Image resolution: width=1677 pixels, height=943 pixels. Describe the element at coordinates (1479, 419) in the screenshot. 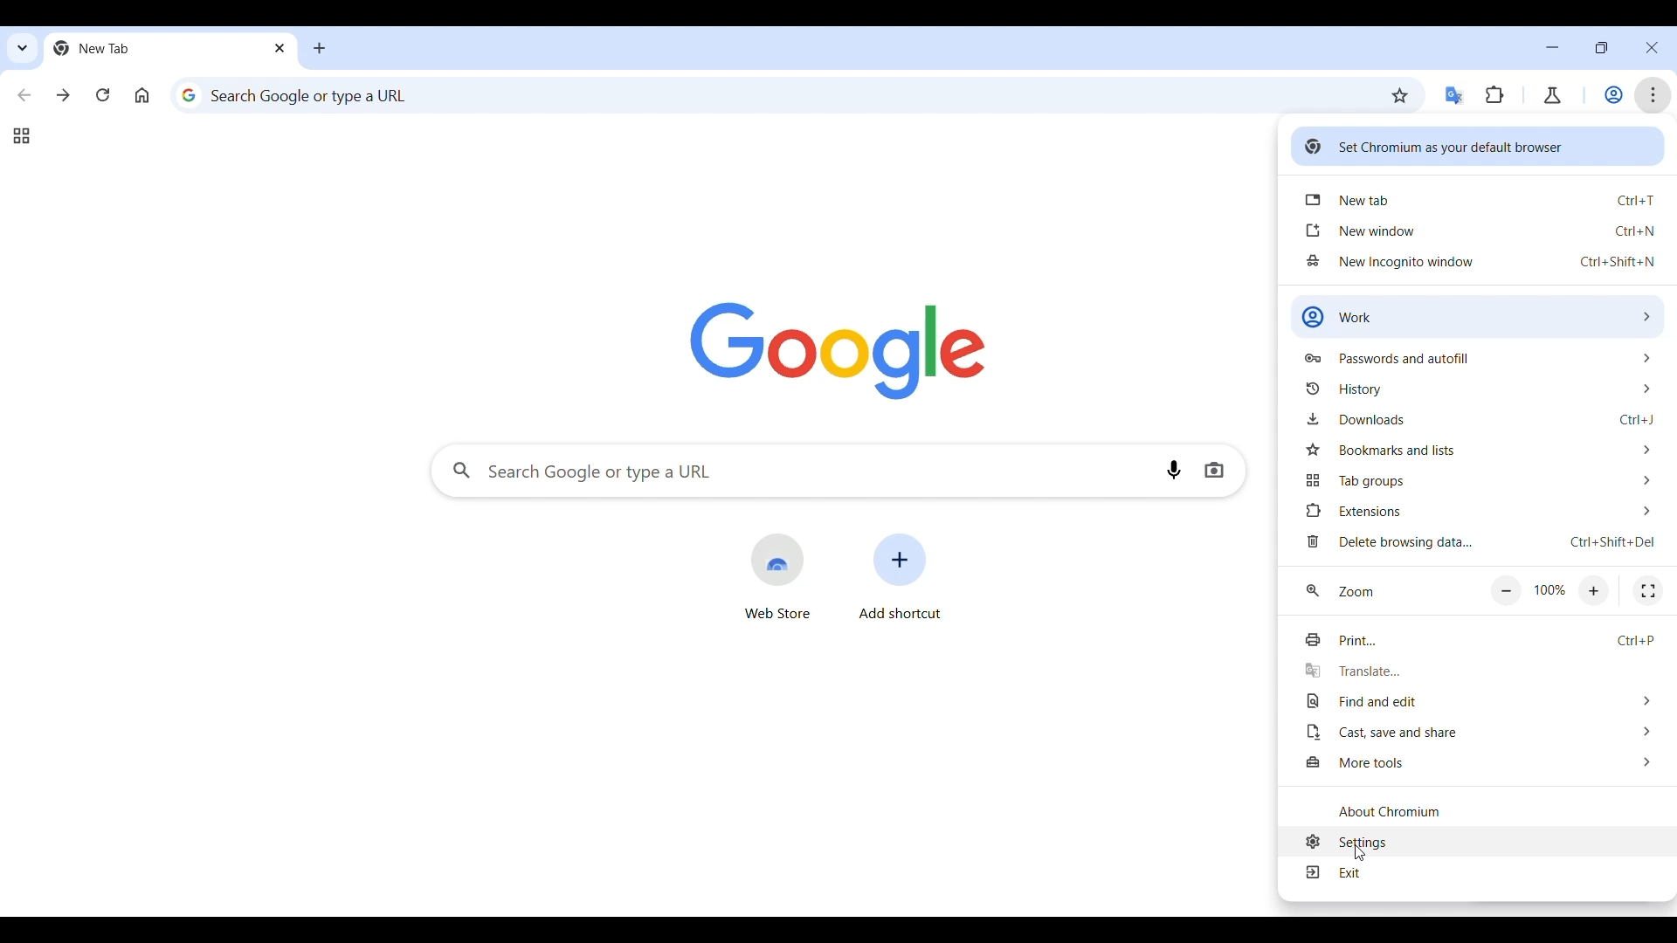

I see `Downloads` at that location.